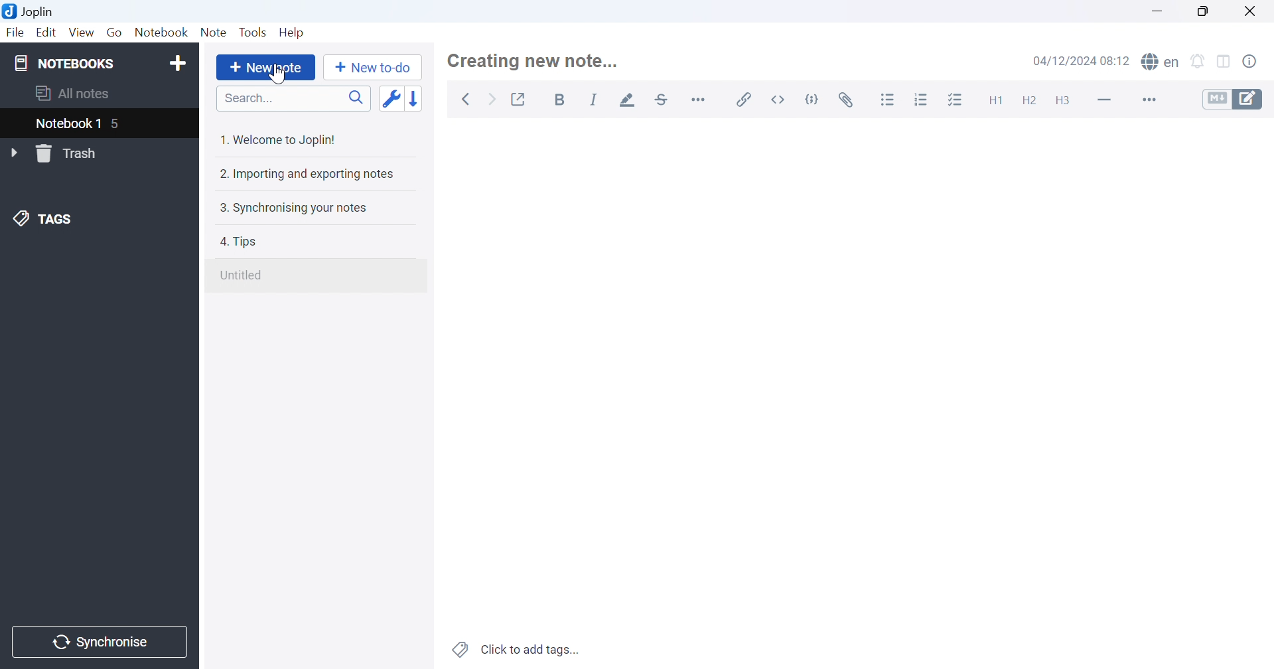 The image size is (1274, 669). I want to click on Toggle external editing, so click(521, 98).